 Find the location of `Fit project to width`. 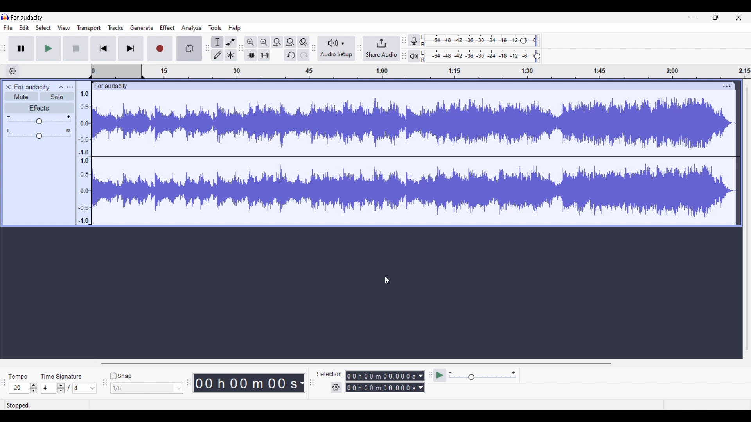

Fit project to width is located at coordinates (291, 42).